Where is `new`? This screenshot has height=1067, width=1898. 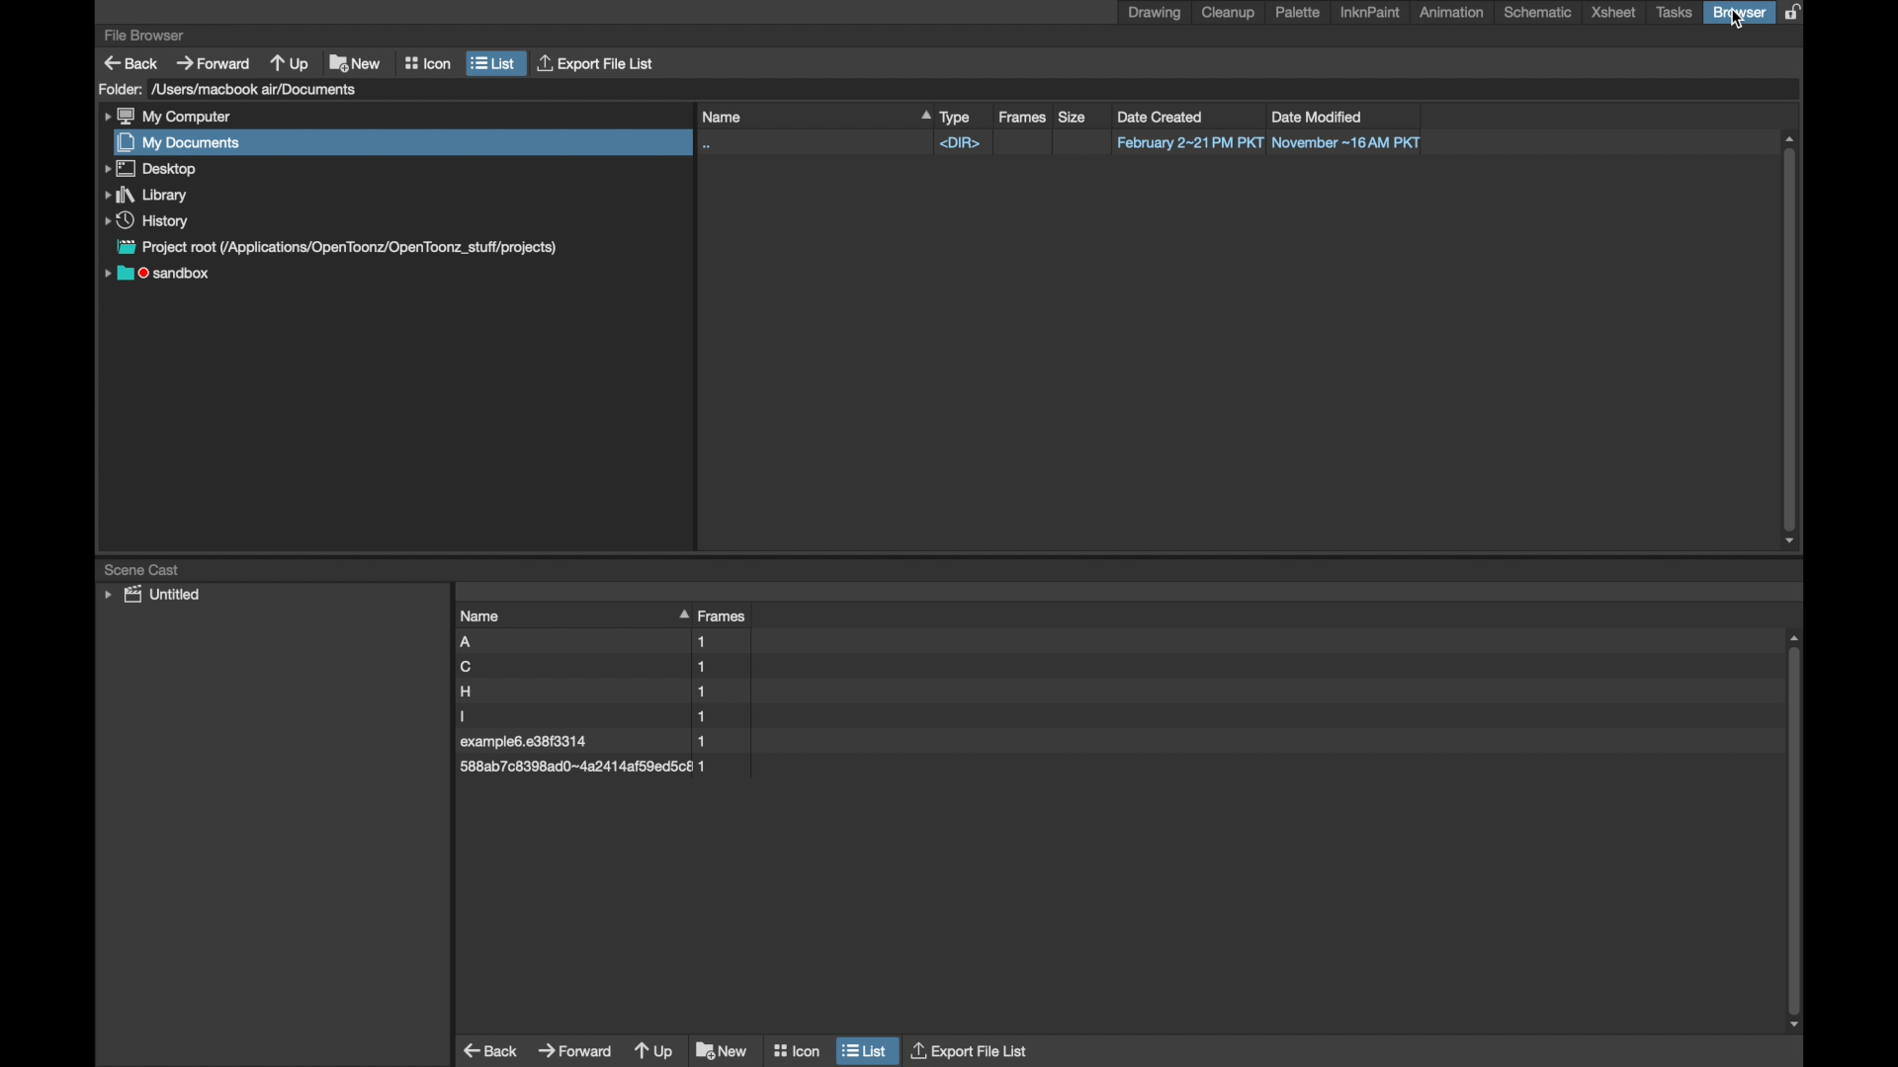 new is located at coordinates (720, 1050).